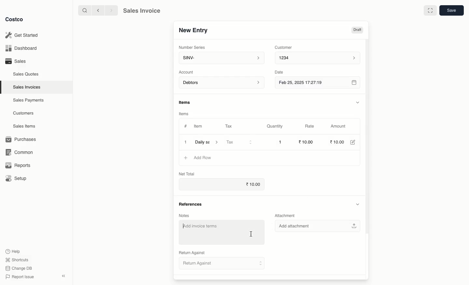 This screenshot has width=469, height=285. Describe the element at coordinates (25, 75) in the screenshot. I see `Sales Quotes` at that location.